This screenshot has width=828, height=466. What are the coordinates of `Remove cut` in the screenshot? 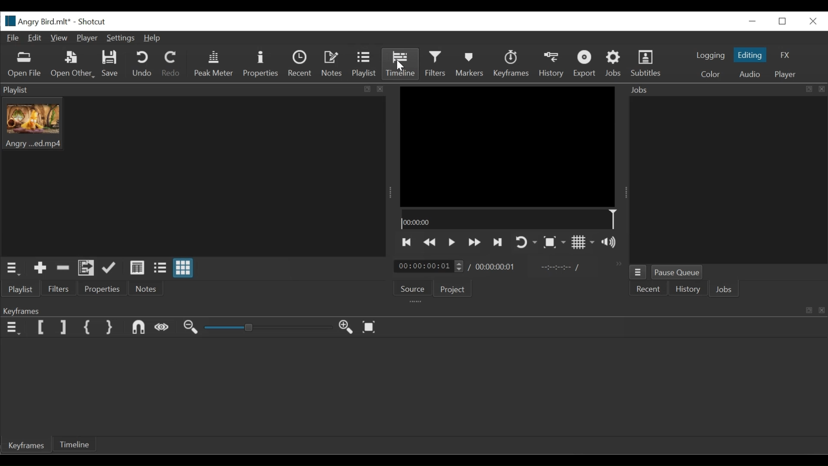 It's located at (63, 268).